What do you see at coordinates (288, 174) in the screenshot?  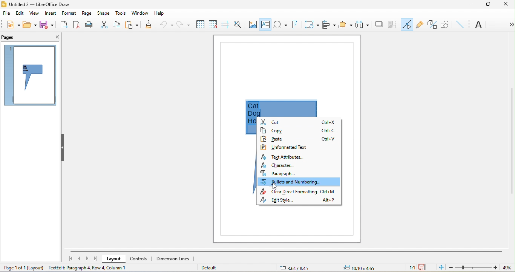 I see `paragraph` at bounding box center [288, 174].